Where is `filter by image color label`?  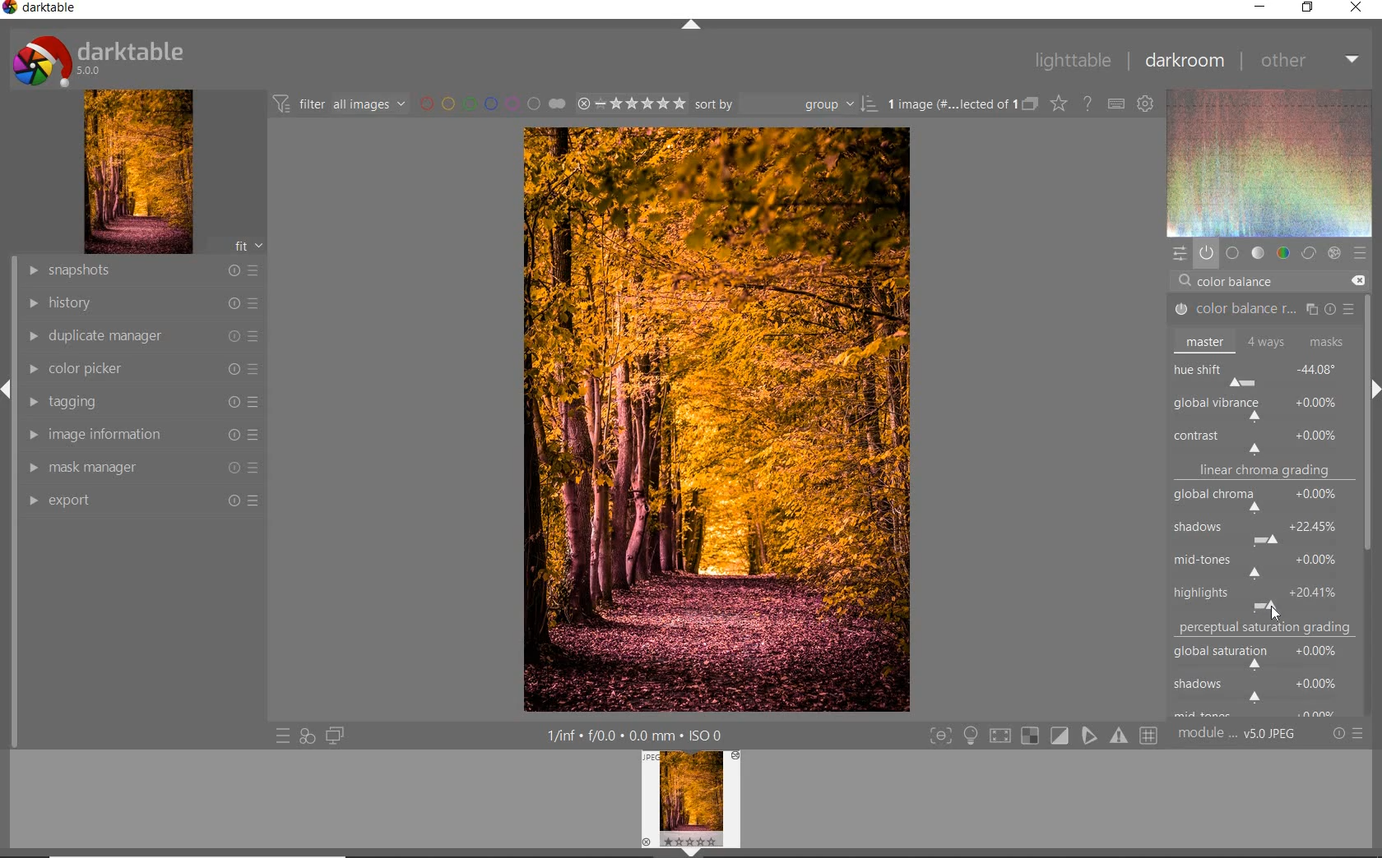
filter by image color label is located at coordinates (491, 104).